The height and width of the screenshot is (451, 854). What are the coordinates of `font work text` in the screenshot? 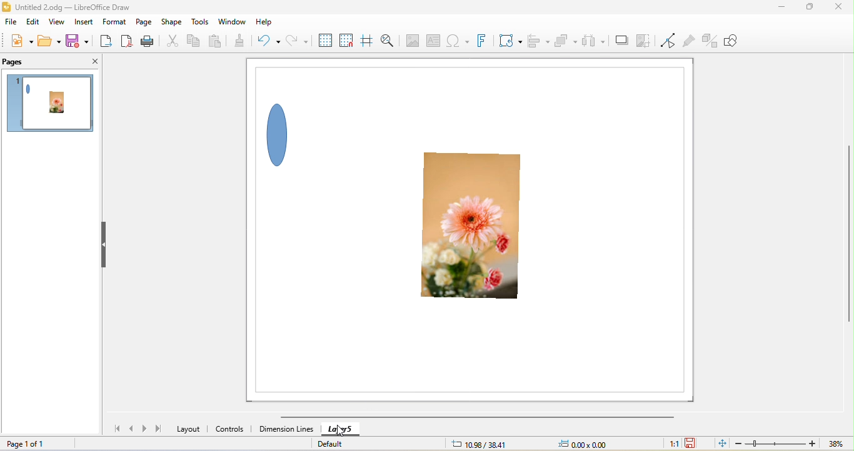 It's located at (485, 41).